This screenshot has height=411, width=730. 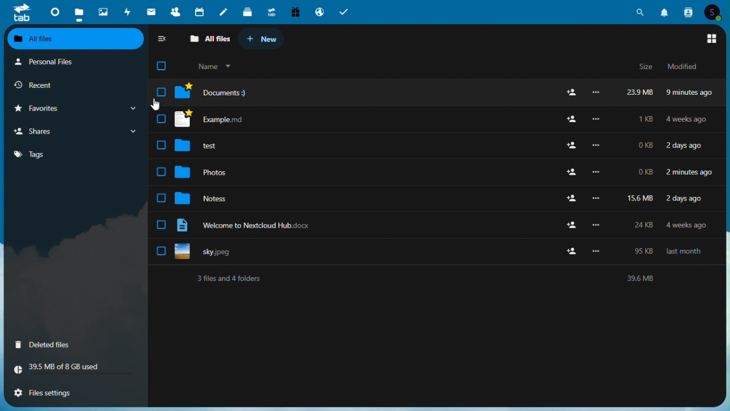 I want to click on select, so click(x=160, y=199).